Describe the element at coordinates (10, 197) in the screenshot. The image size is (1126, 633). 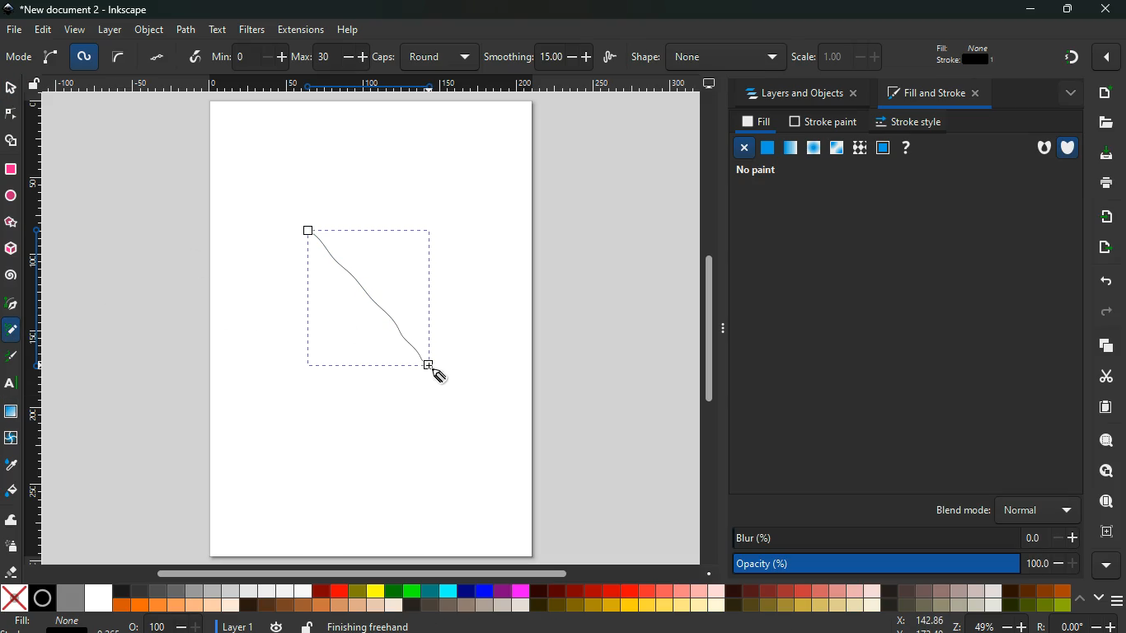
I see `circle` at that location.